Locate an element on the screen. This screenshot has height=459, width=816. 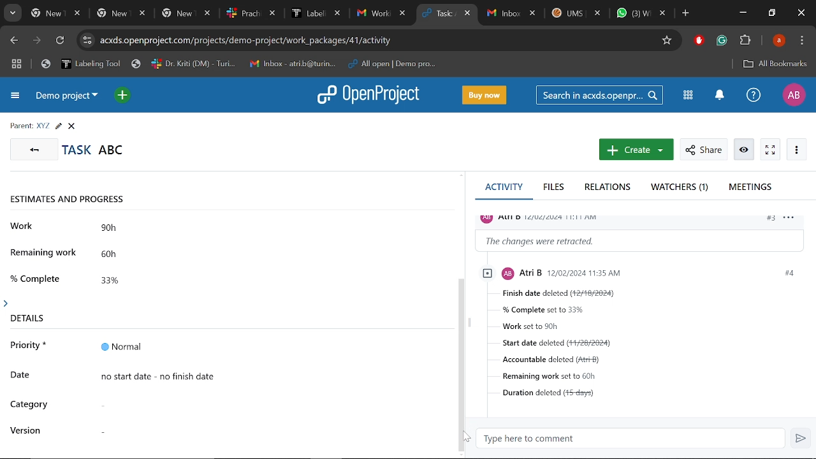
Next page is located at coordinates (38, 41).